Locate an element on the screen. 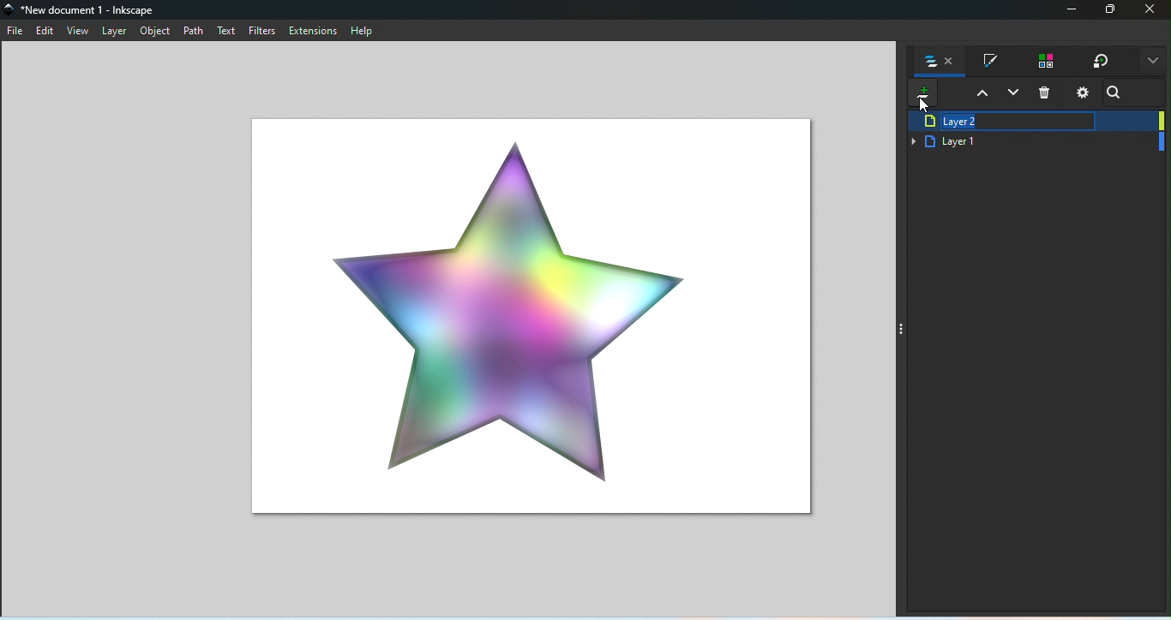 The image size is (1171, 620). Edit is located at coordinates (46, 33).